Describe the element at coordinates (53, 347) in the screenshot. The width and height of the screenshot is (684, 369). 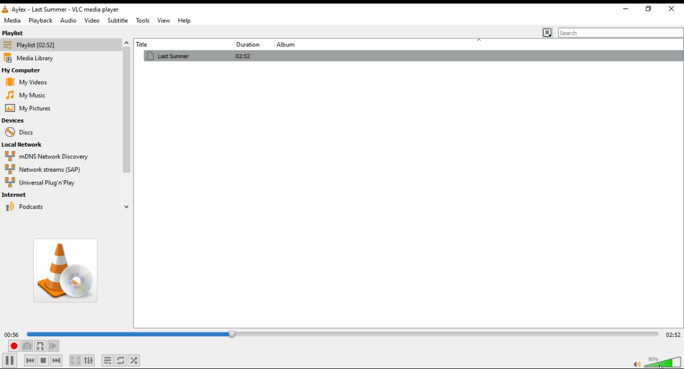
I see `frame by frame` at that location.